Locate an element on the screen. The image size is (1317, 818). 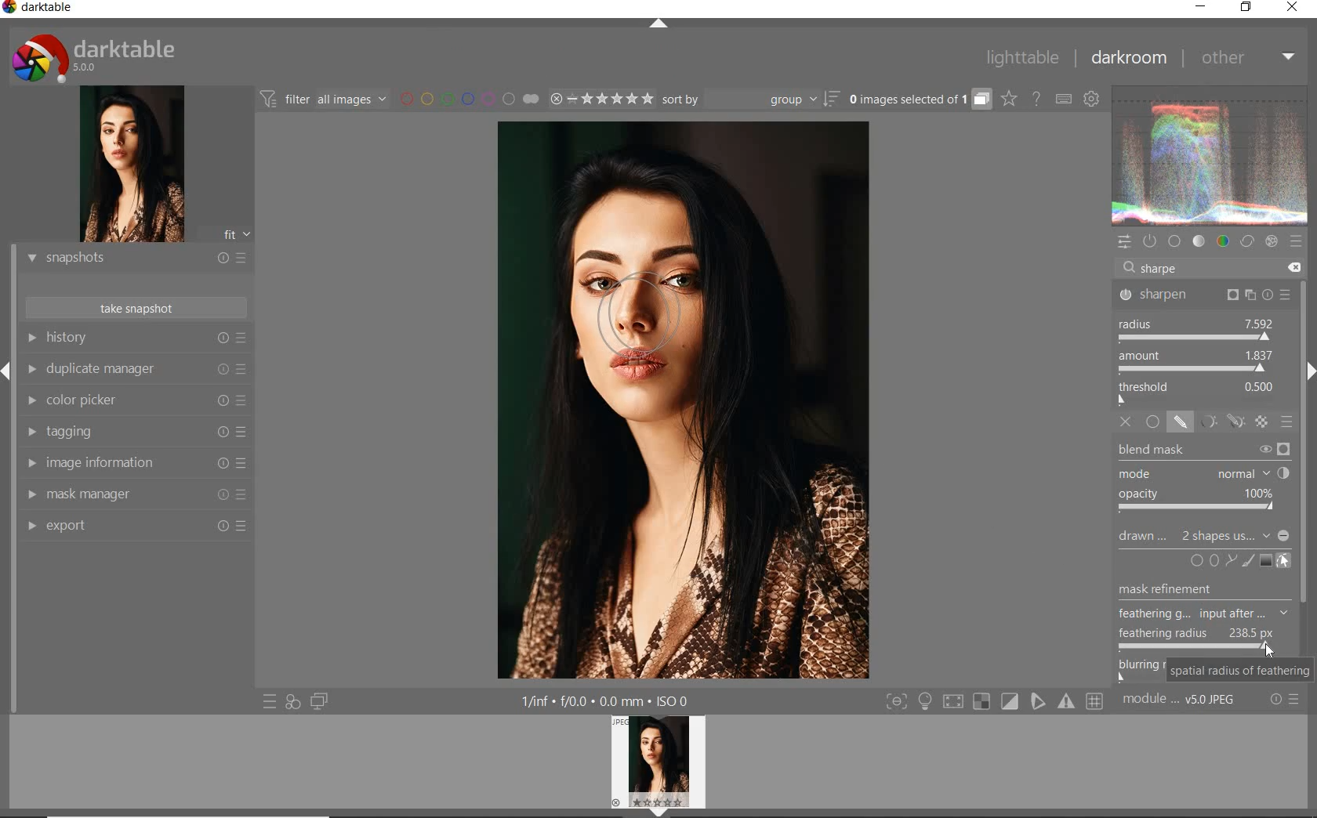
expand grouped images is located at coordinates (919, 100).